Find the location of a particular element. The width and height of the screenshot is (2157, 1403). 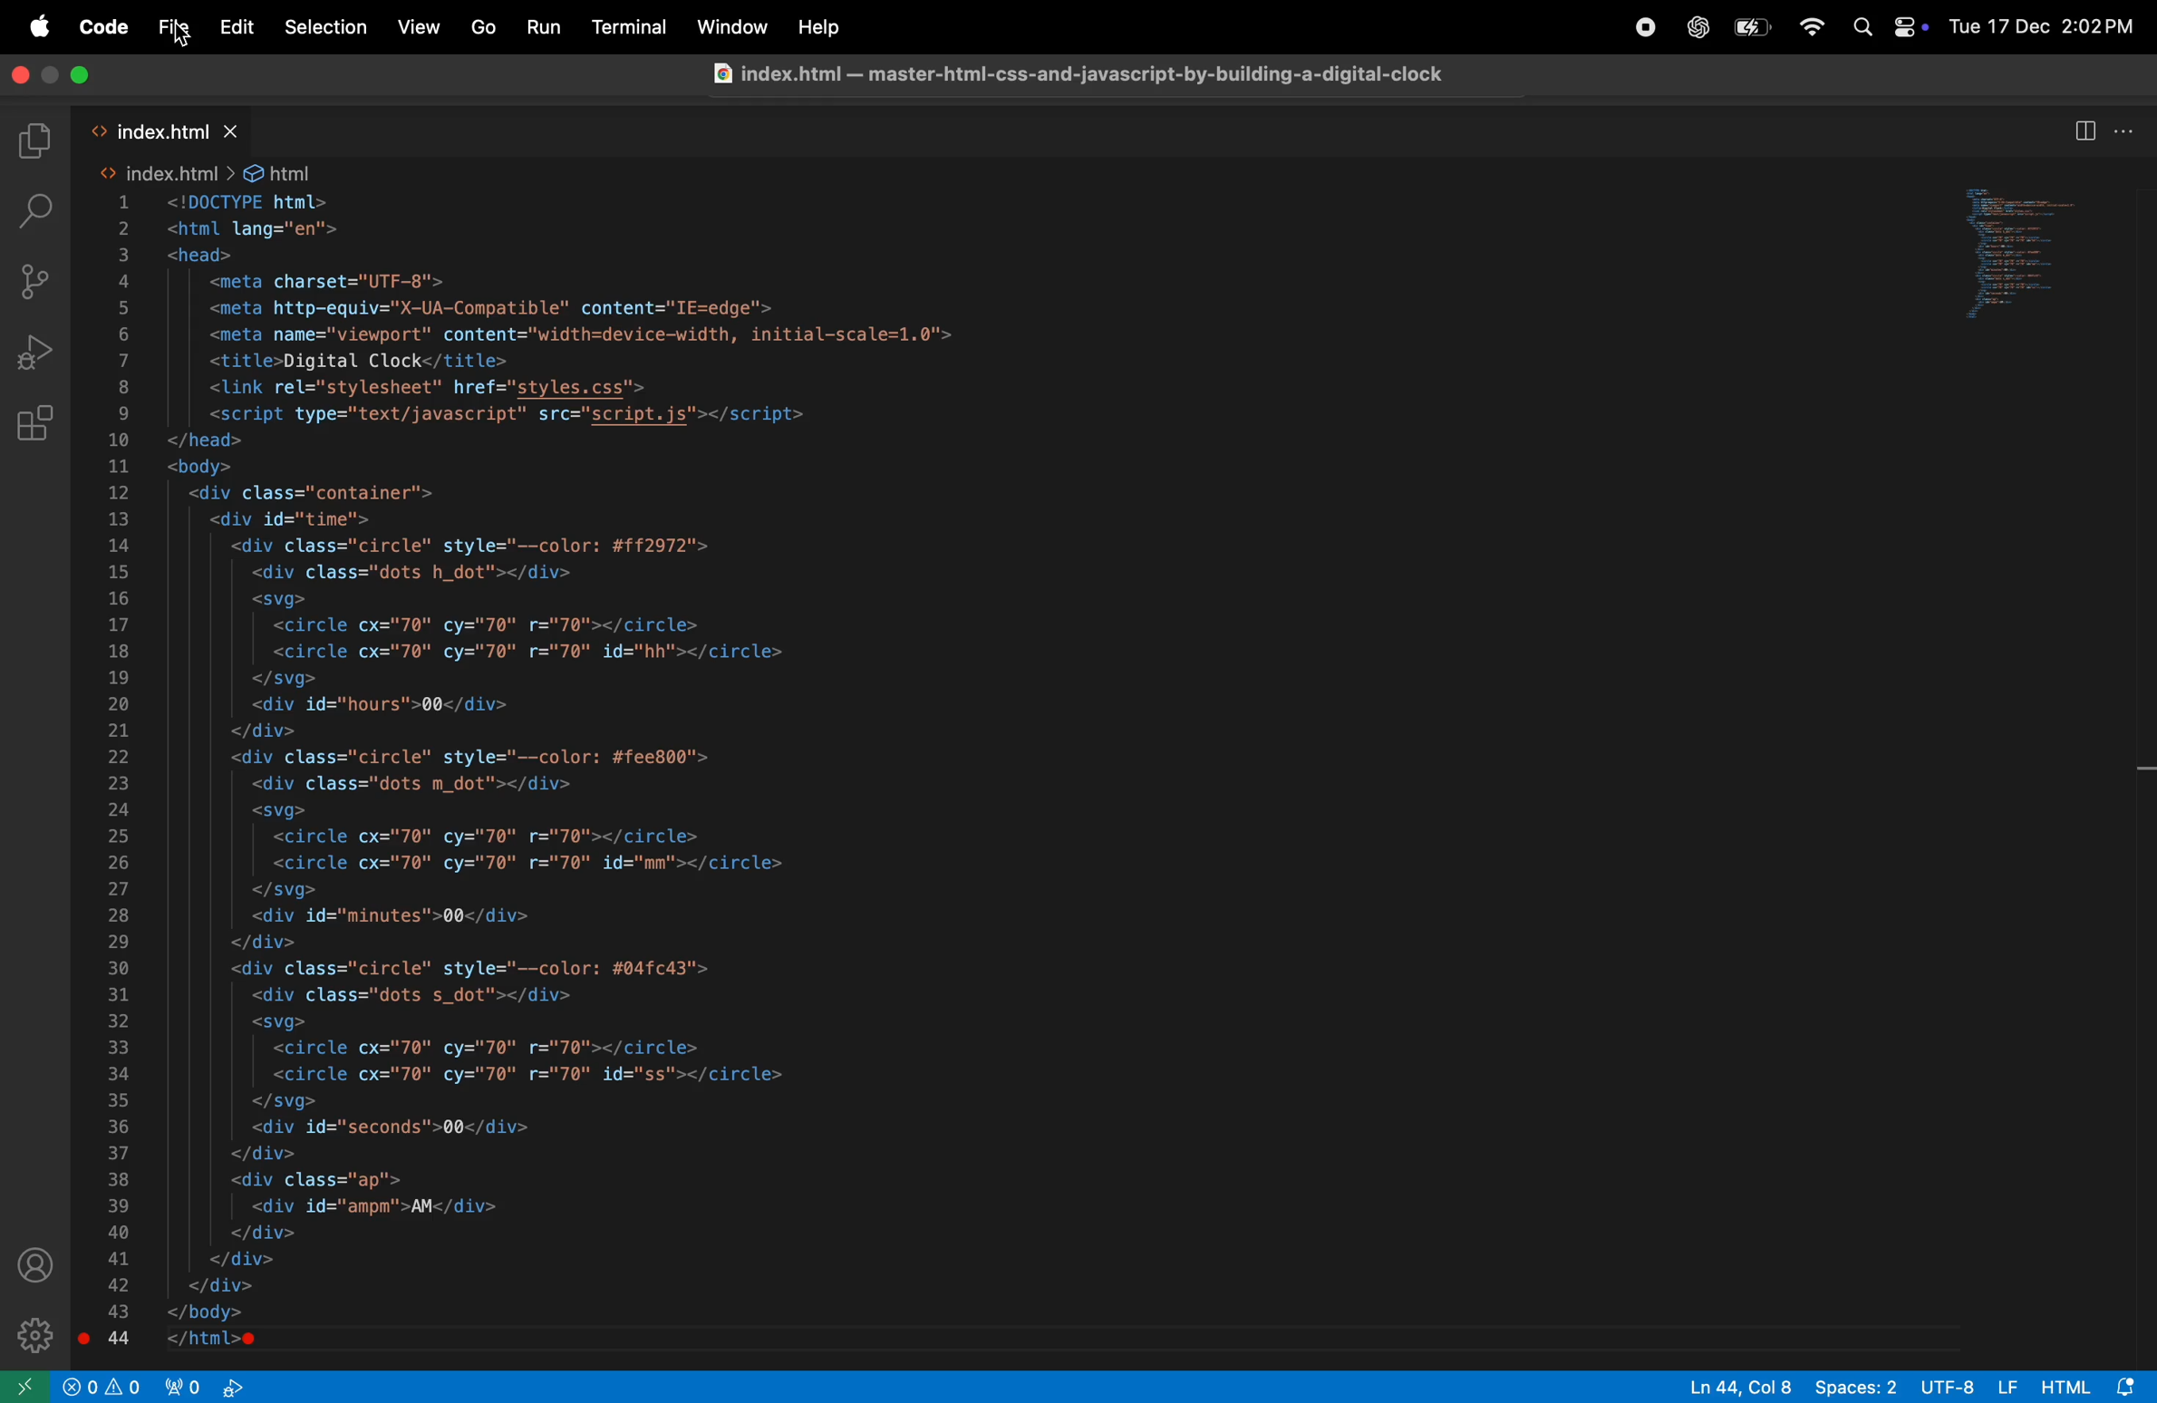

file is located at coordinates (176, 27).